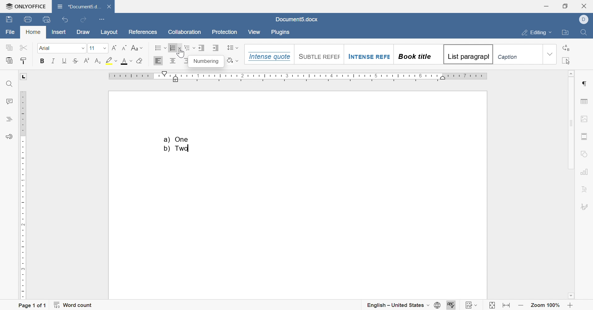  What do you see at coordinates (299, 19) in the screenshot?
I see `document5.docx` at bounding box center [299, 19].